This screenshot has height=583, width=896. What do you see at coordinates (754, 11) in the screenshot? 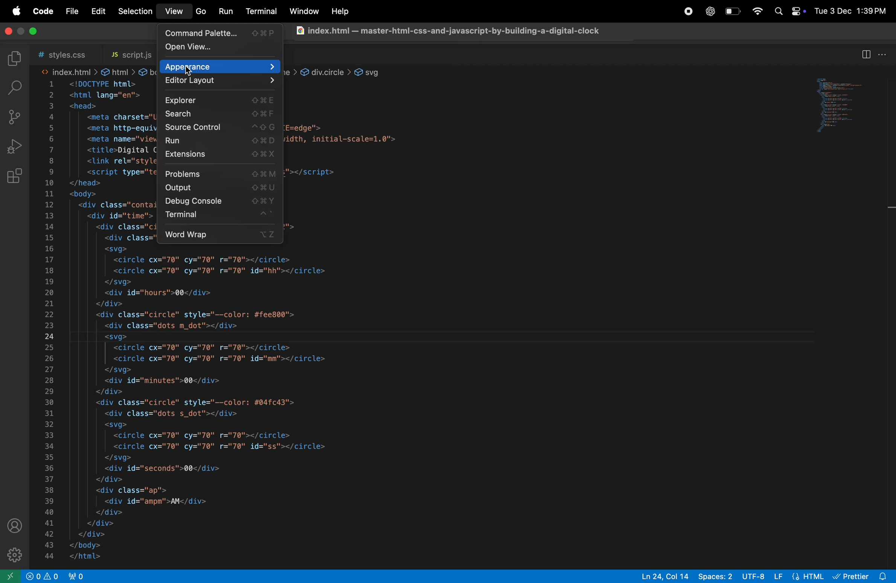
I see `wifi` at bounding box center [754, 11].